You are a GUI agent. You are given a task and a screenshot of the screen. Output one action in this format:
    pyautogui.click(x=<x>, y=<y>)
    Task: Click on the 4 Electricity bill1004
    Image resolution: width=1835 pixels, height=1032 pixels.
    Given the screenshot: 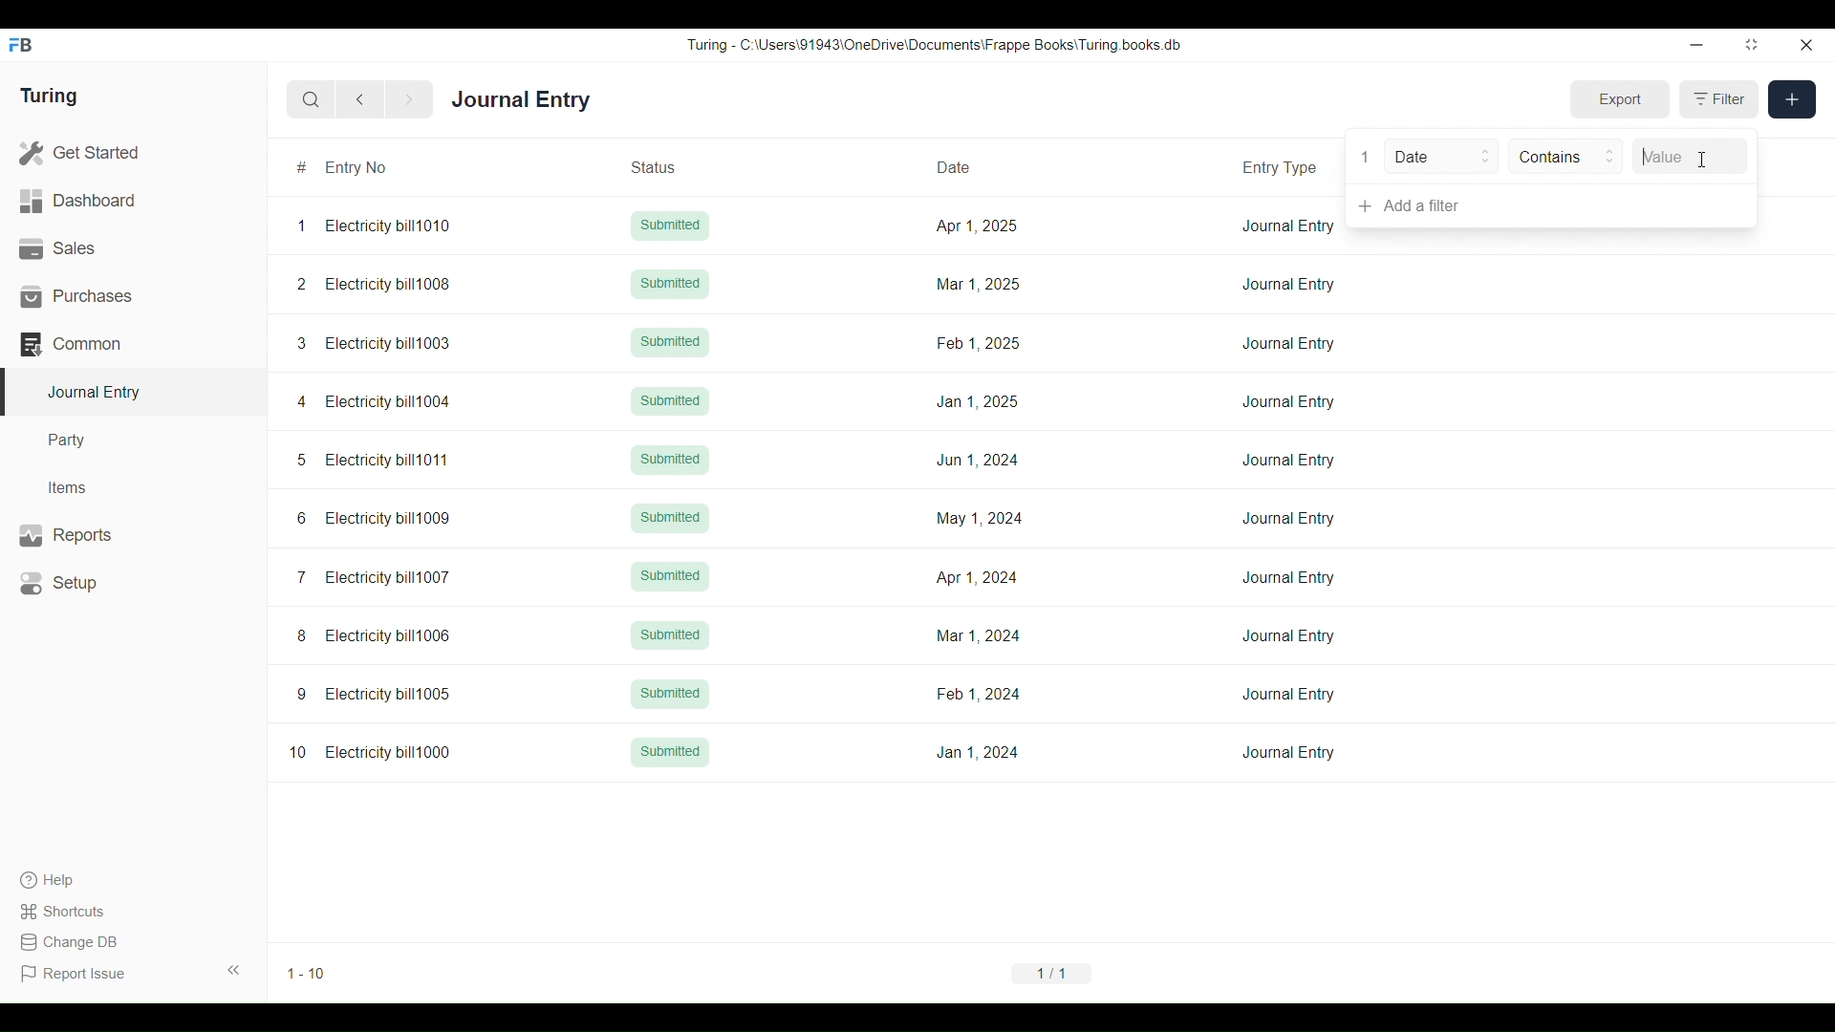 What is the action you would take?
    pyautogui.click(x=375, y=401)
    